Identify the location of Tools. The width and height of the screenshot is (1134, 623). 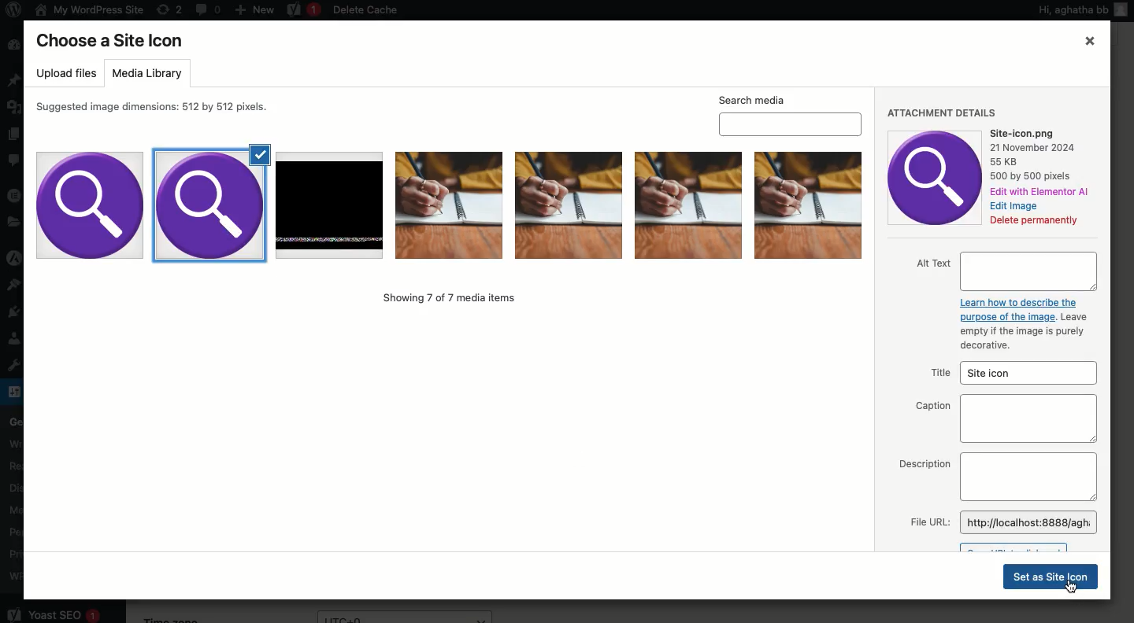
(16, 363).